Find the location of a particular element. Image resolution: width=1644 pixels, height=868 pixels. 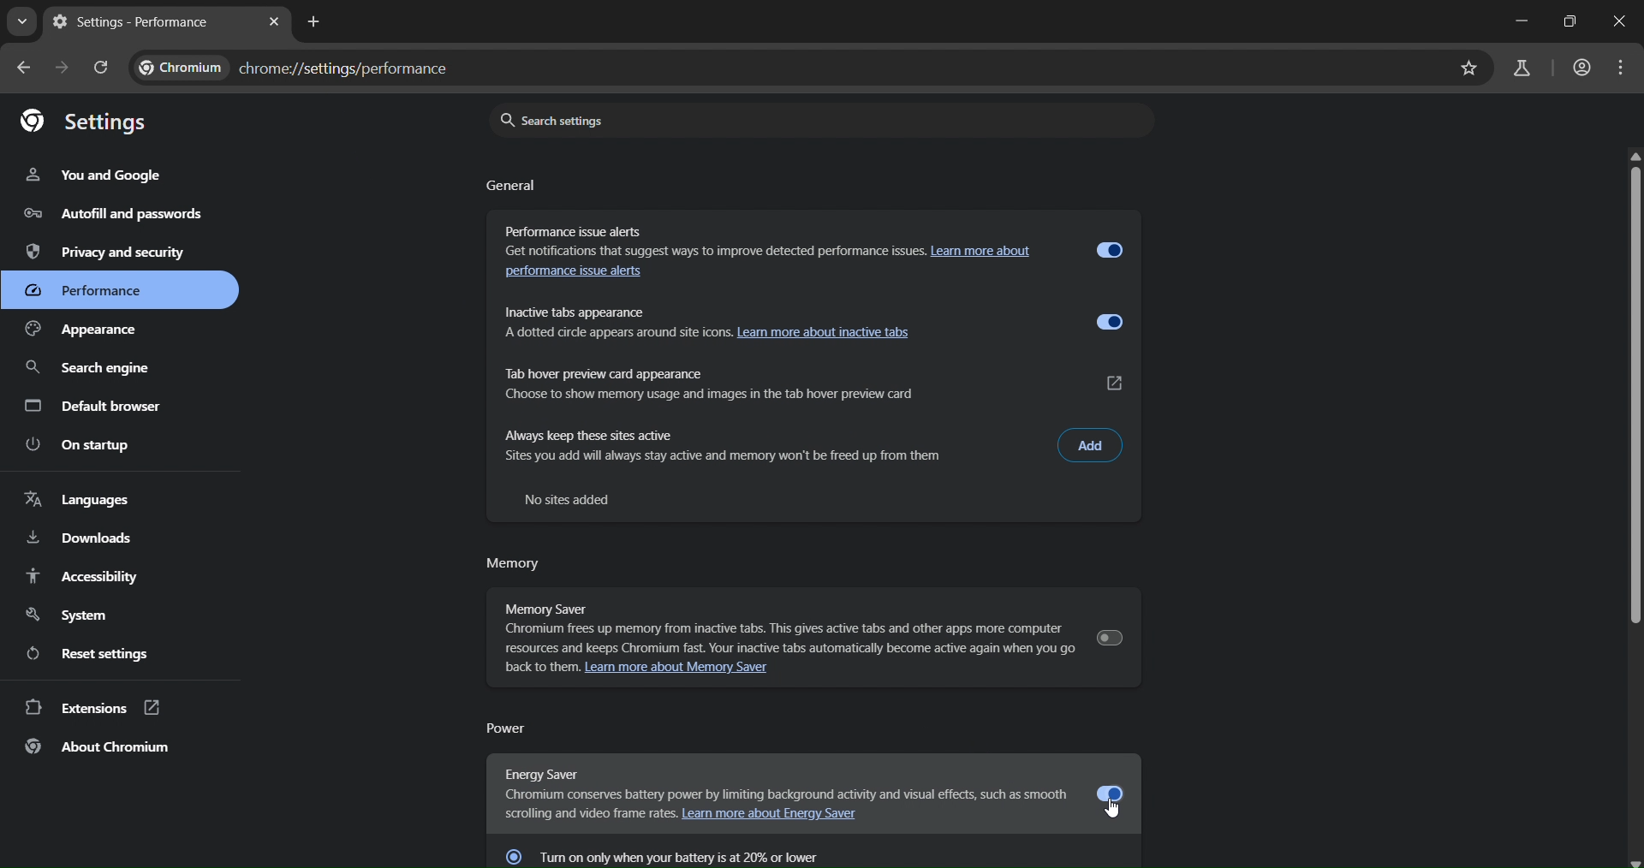

about chromium is located at coordinates (98, 747).